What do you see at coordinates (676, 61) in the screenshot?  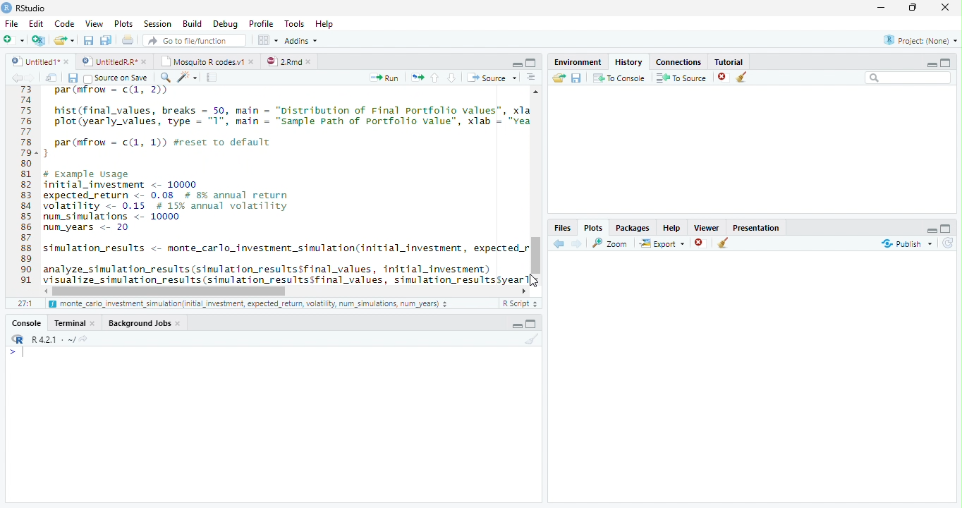 I see `‘Connections` at bounding box center [676, 61].